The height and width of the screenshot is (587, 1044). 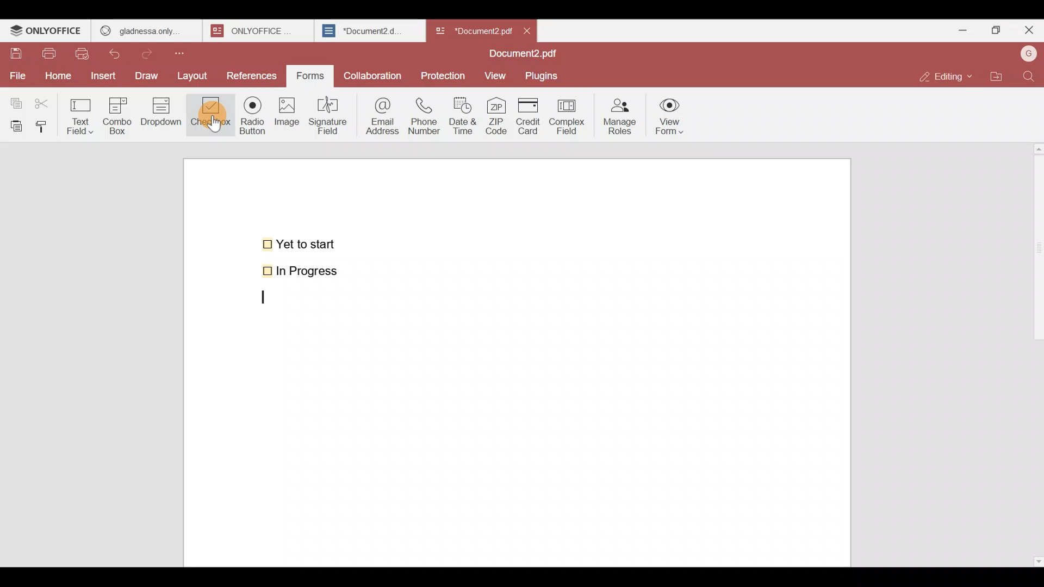 I want to click on Combo box, so click(x=117, y=114).